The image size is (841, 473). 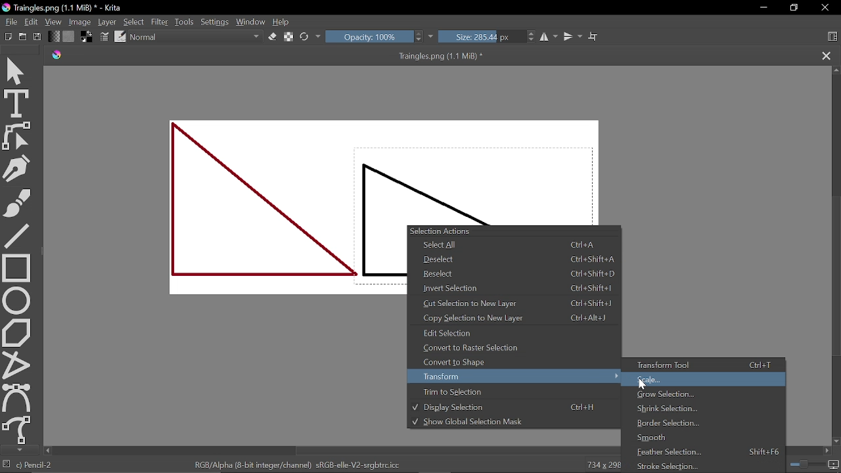 What do you see at coordinates (108, 22) in the screenshot?
I see `Layer` at bounding box center [108, 22].